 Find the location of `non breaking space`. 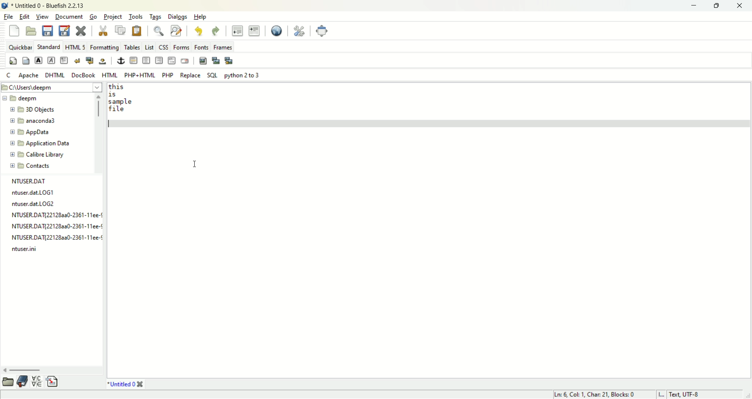

non breaking space is located at coordinates (102, 61).